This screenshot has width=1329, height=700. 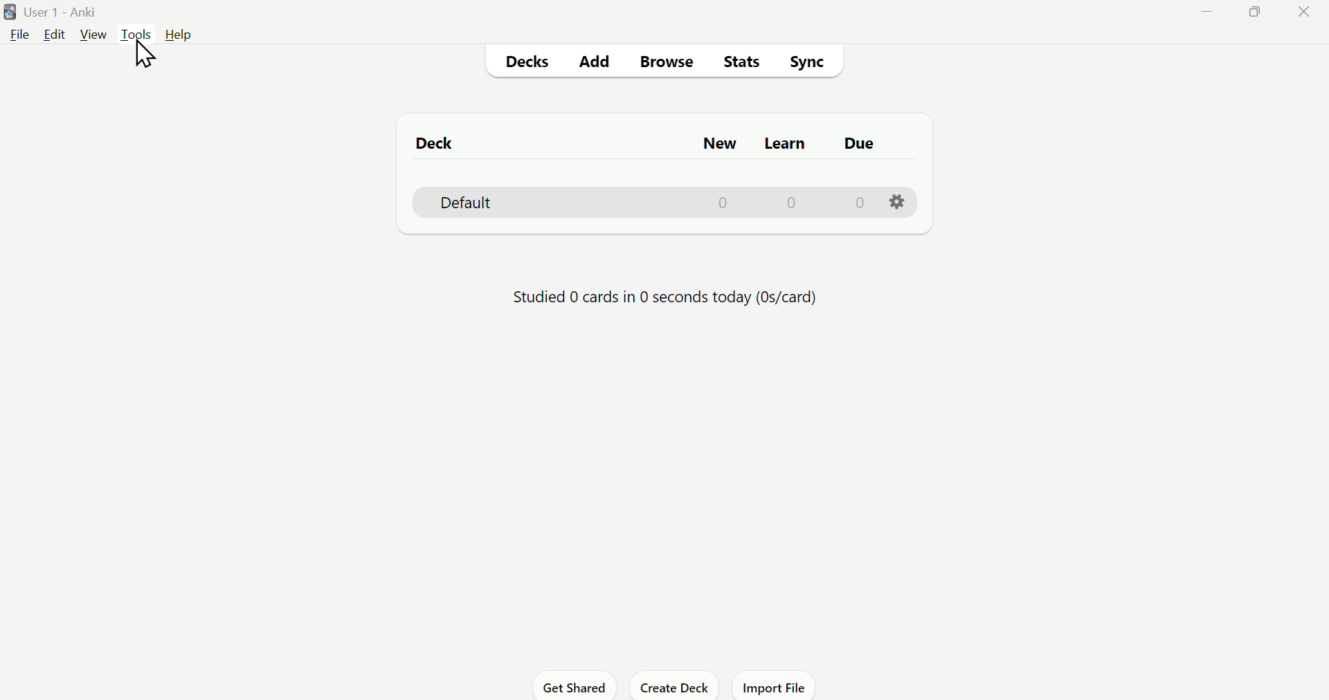 I want to click on Minimize, so click(x=1213, y=19).